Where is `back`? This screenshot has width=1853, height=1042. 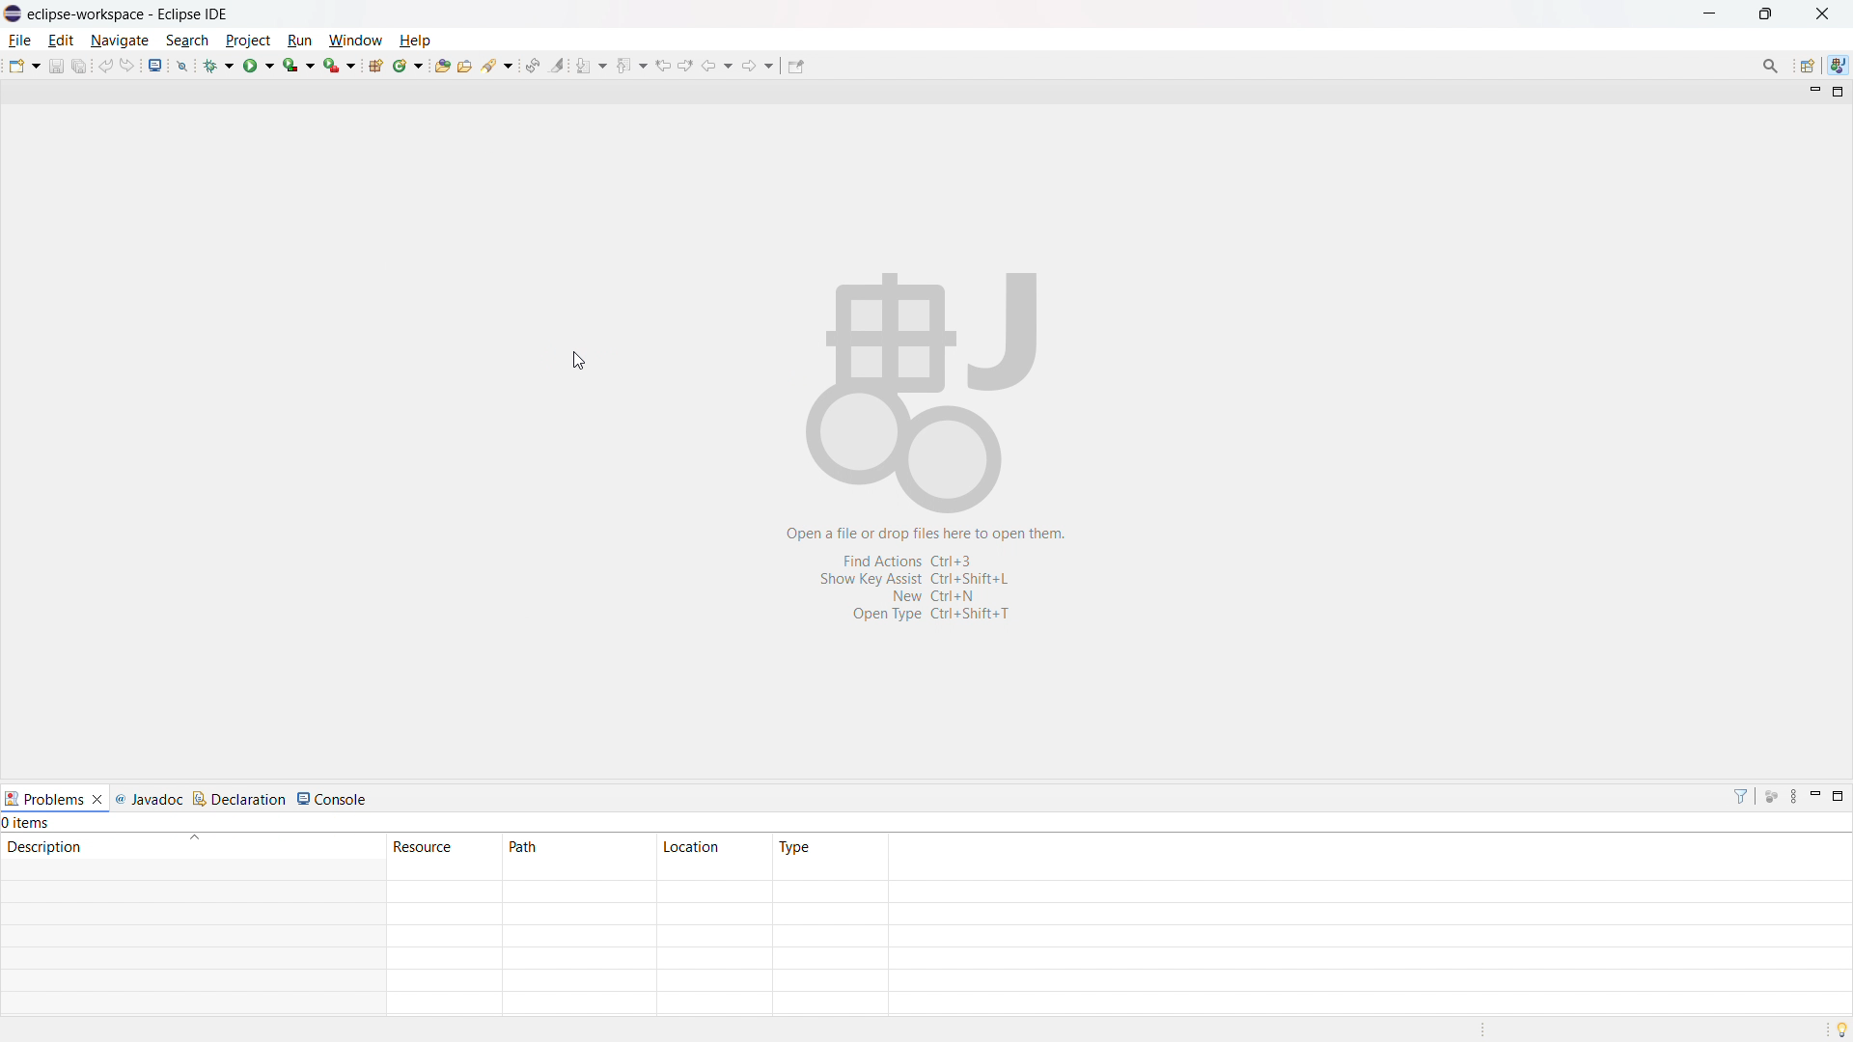
back is located at coordinates (719, 64).